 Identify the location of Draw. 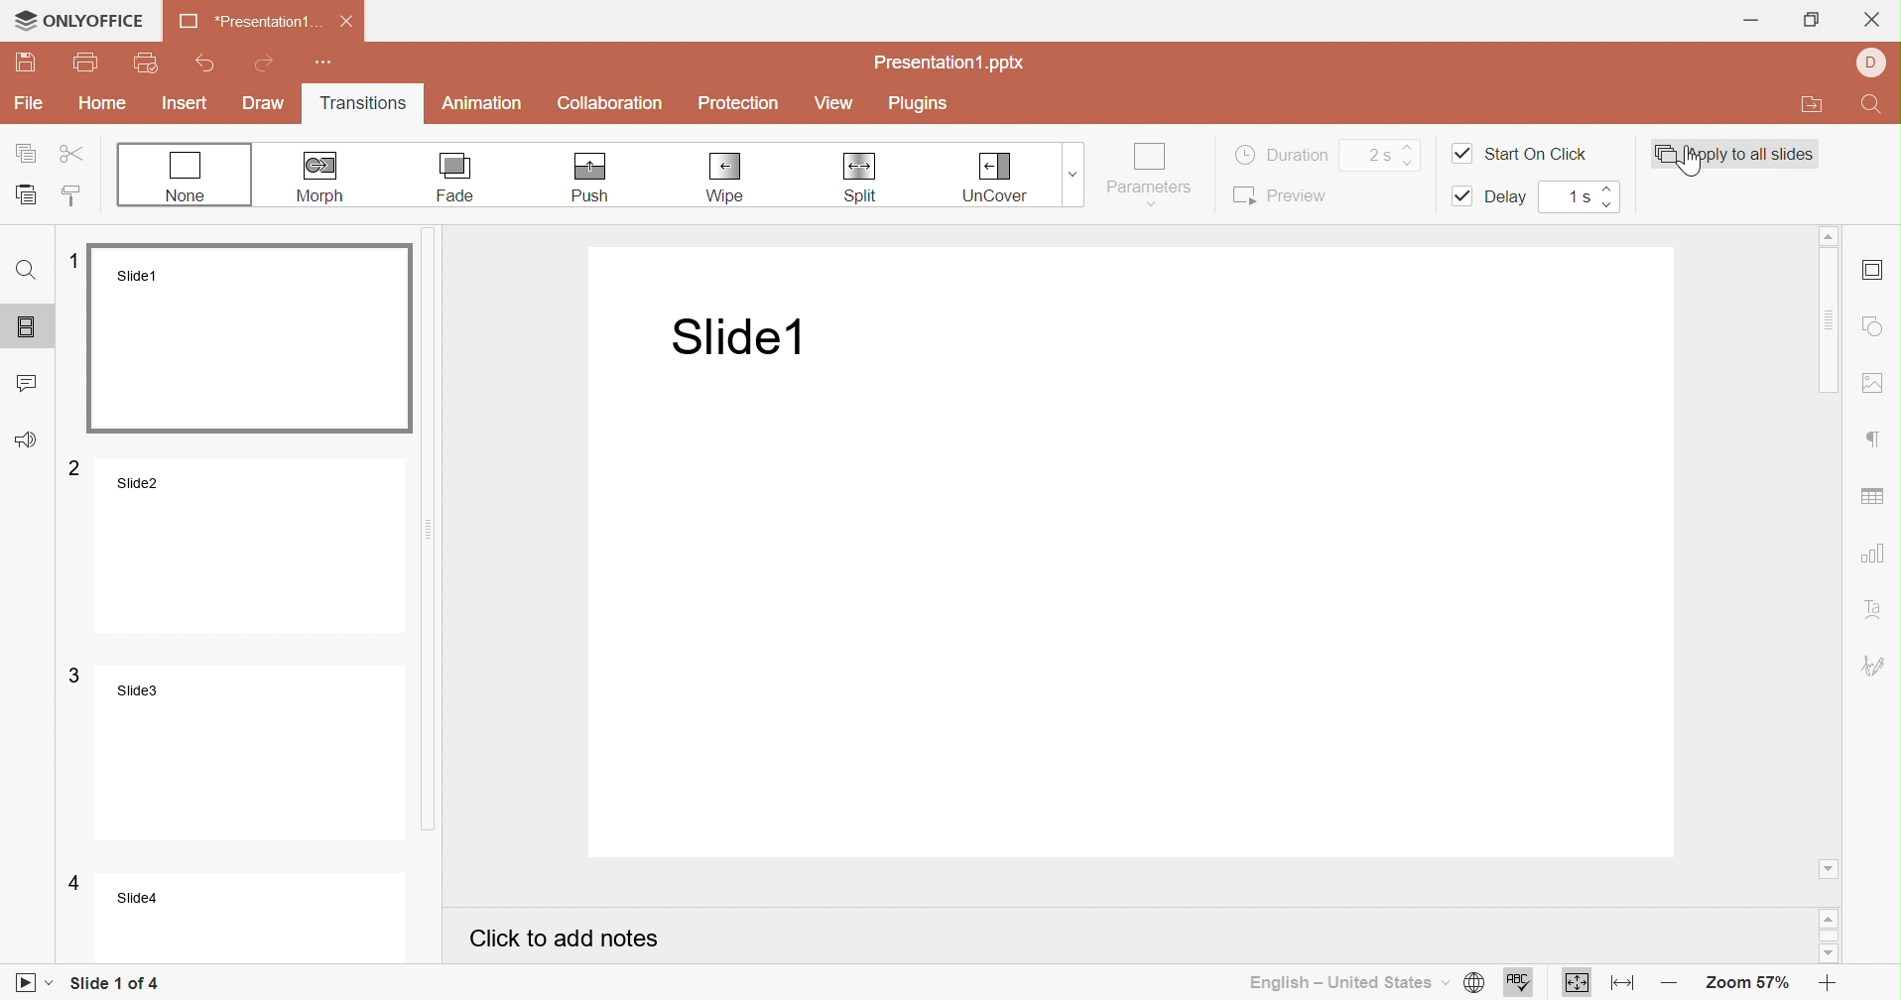
(265, 103).